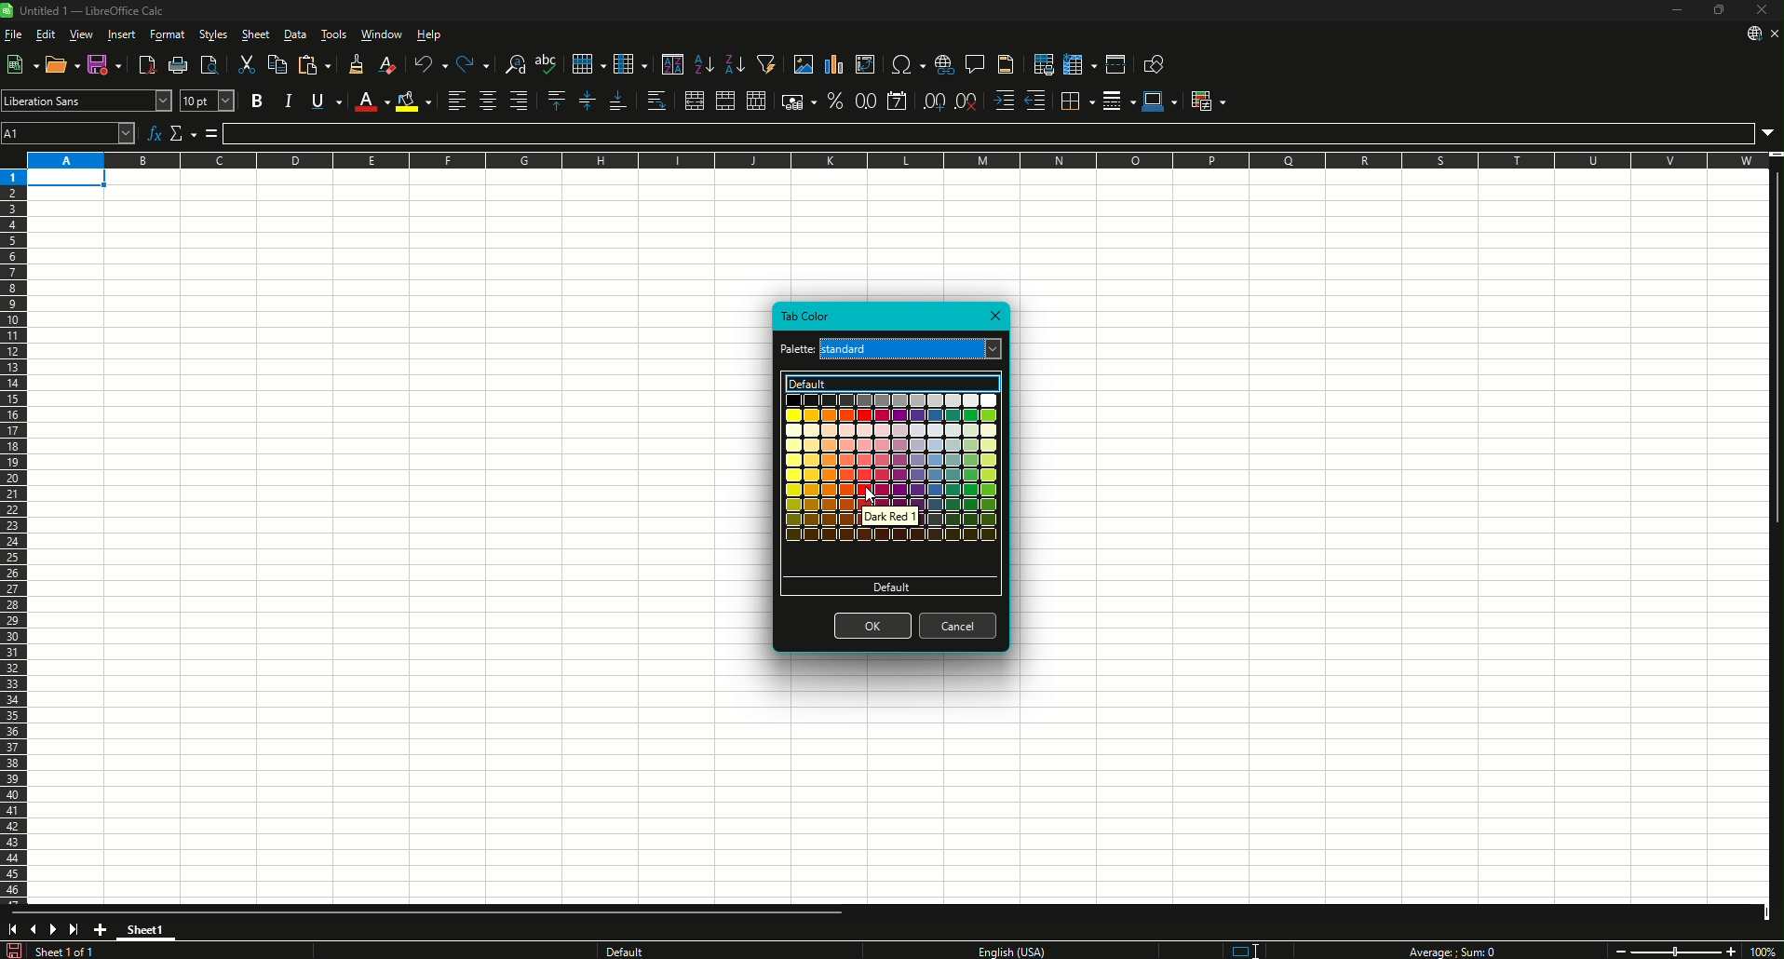  Describe the element at coordinates (994, 348) in the screenshot. I see `Palette options` at that location.